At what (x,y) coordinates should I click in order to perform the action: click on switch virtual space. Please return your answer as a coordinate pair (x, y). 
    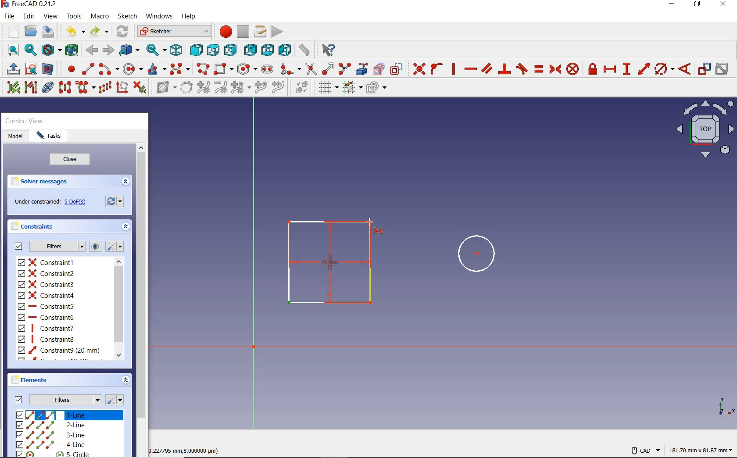
    Looking at the image, I should click on (300, 88).